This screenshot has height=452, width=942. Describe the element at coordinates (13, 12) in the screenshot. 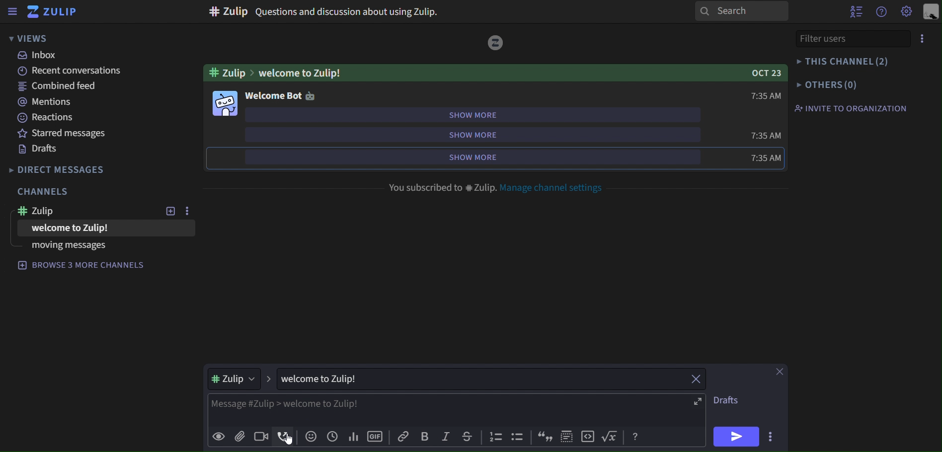

I see `sidebar` at that location.